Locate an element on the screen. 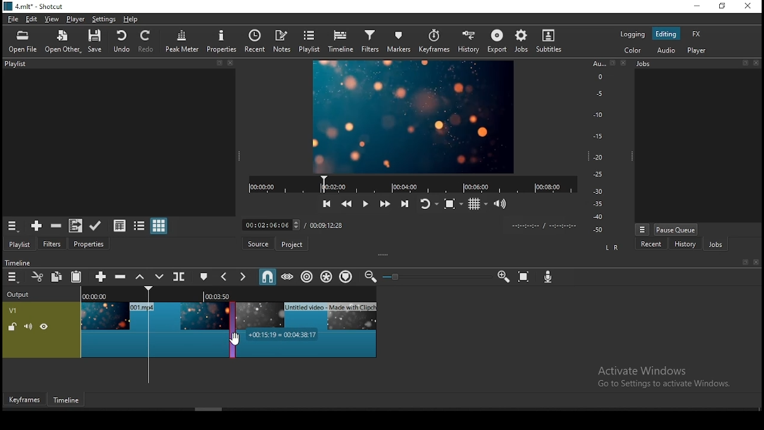 This screenshot has width=764, height=430. total time is located at coordinates (328, 226).